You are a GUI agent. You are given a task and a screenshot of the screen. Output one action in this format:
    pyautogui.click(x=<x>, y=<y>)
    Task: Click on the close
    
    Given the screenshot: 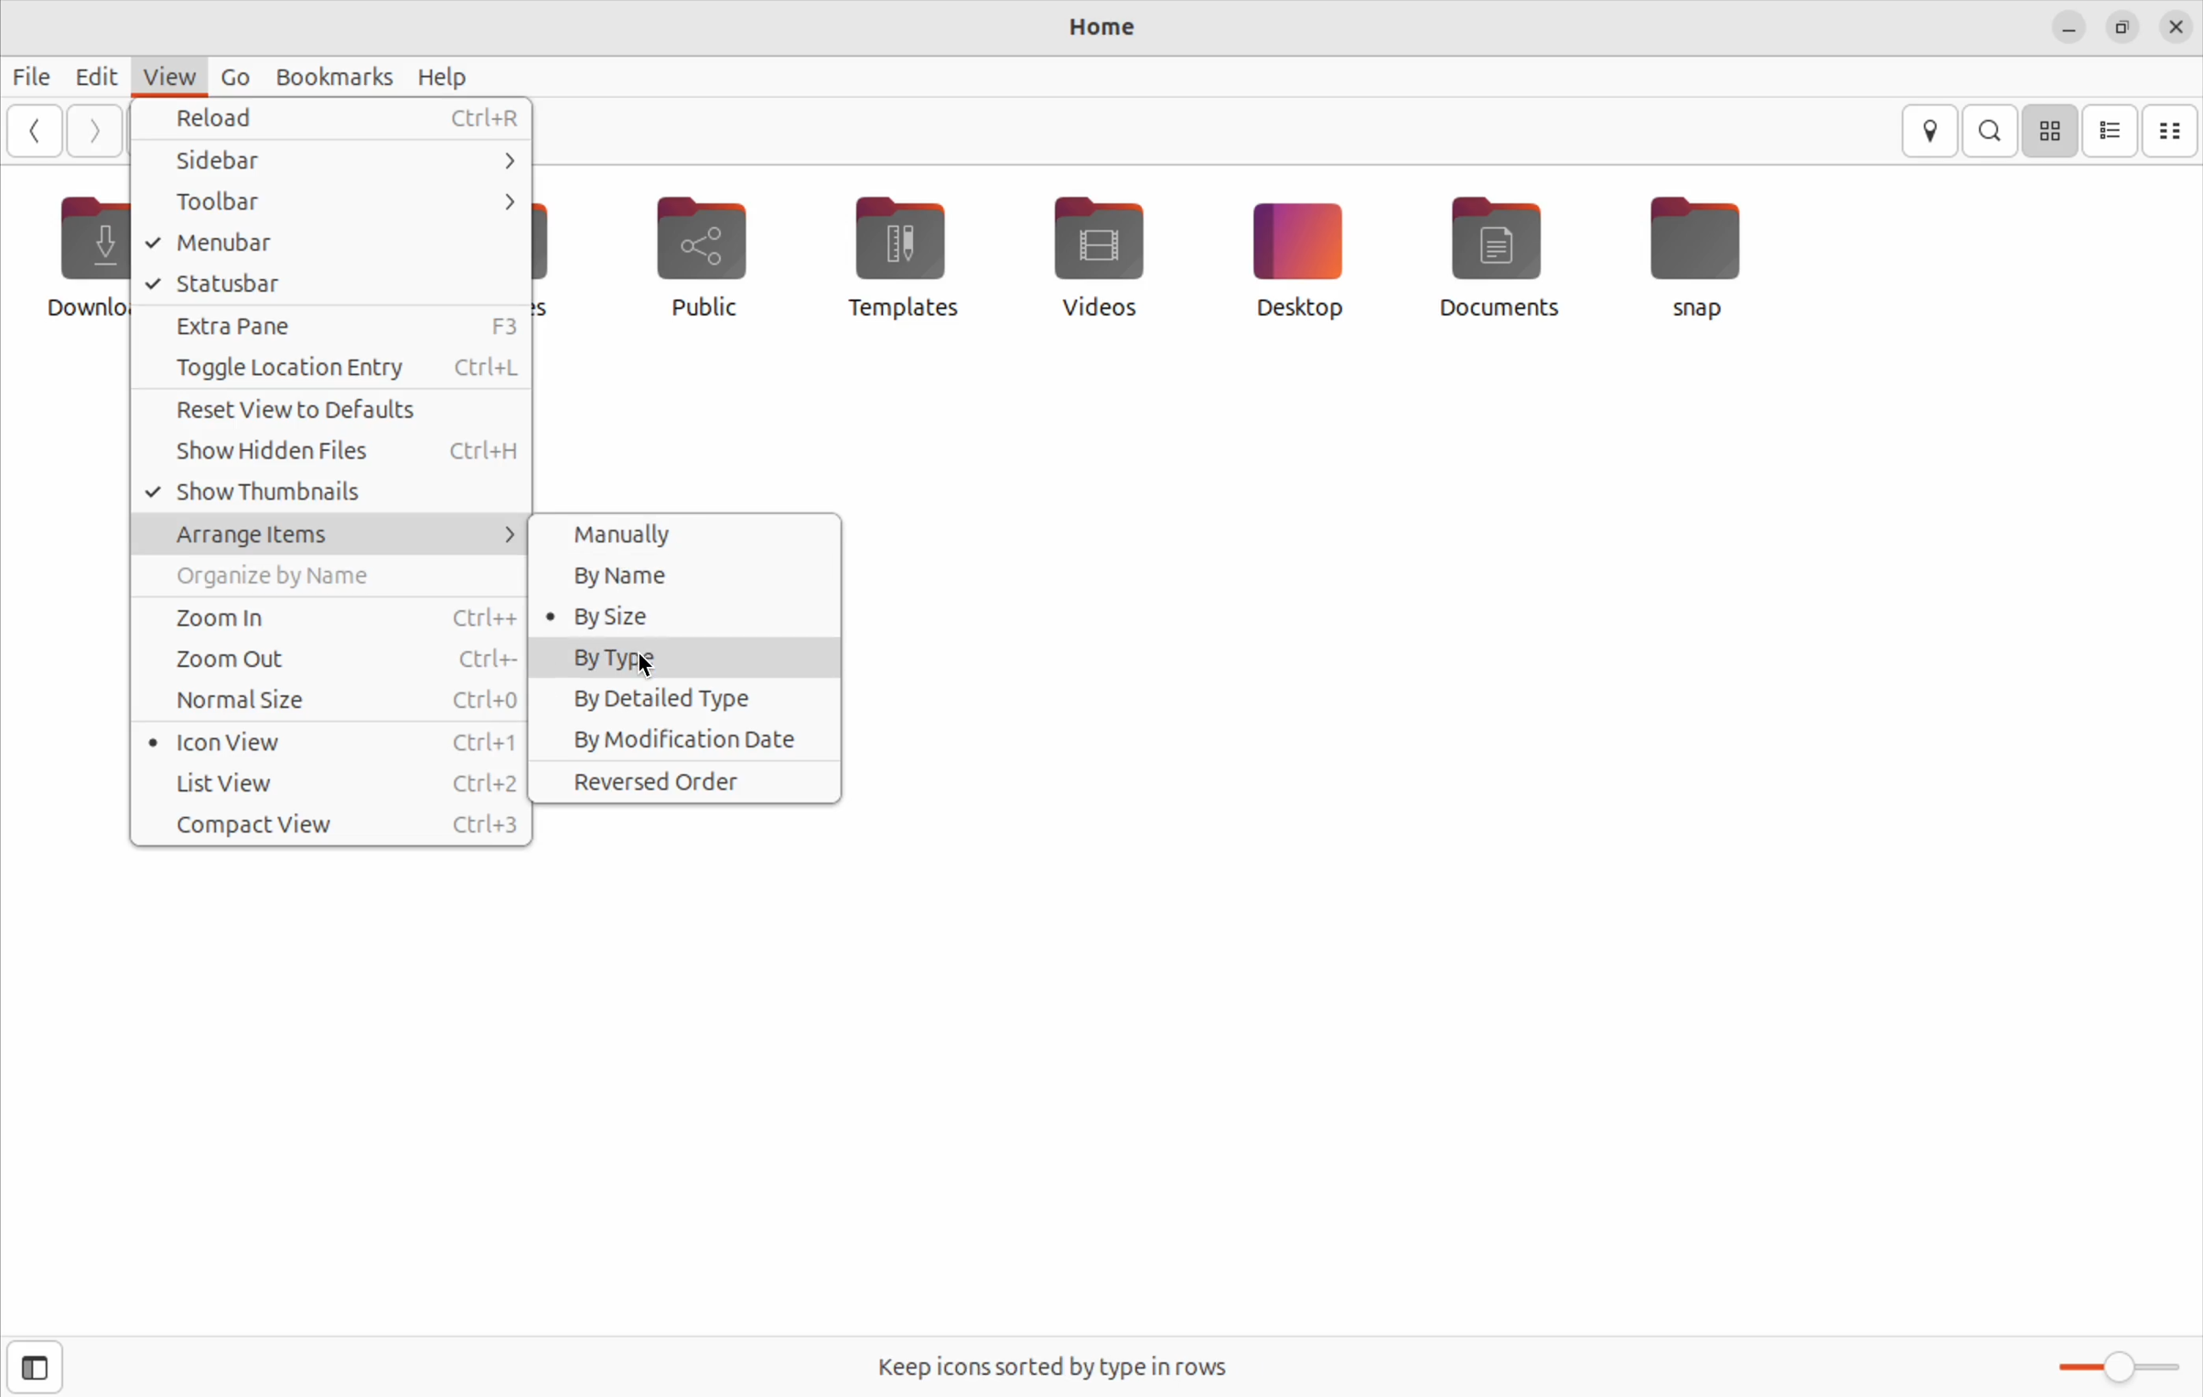 What is the action you would take?
    pyautogui.click(x=2172, y=27)
    